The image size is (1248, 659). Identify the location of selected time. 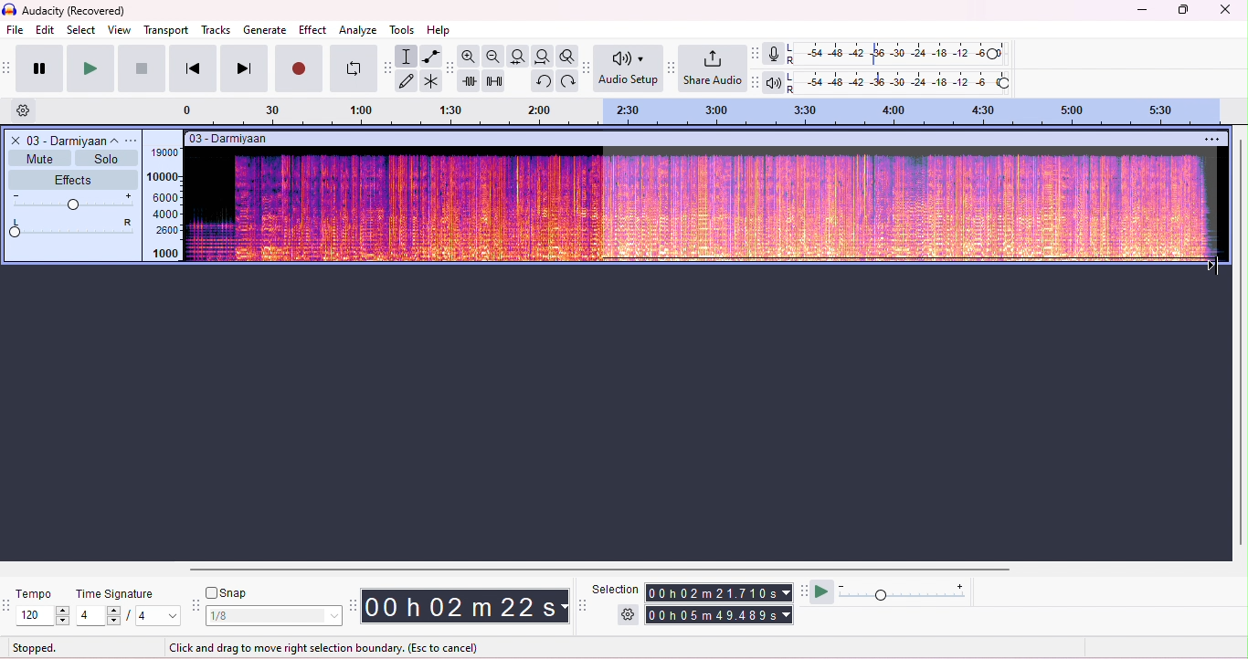
(721, 614).